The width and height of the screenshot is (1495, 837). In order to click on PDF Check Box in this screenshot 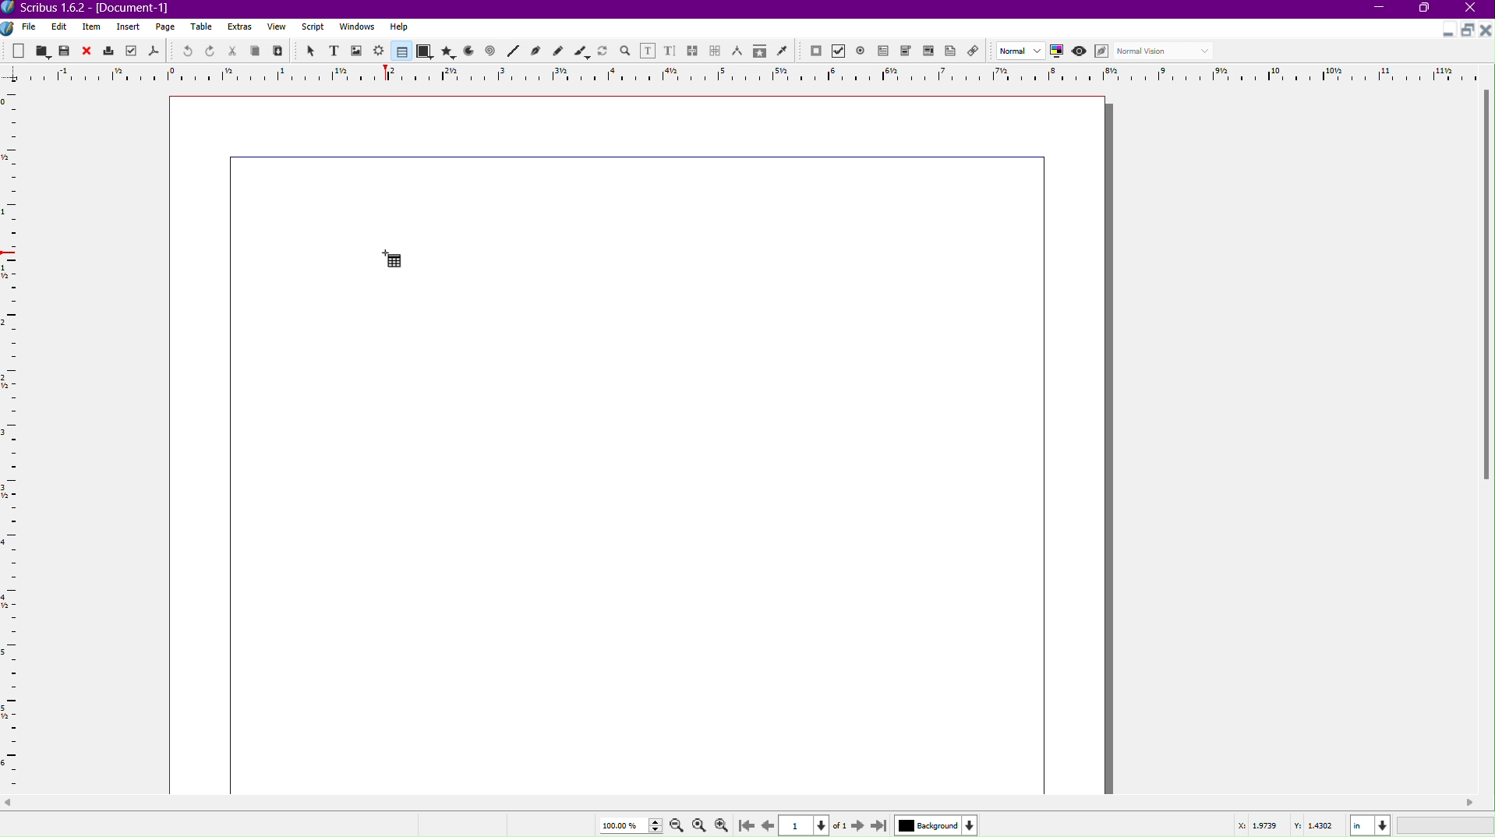, I will do `click(841, 52)`.